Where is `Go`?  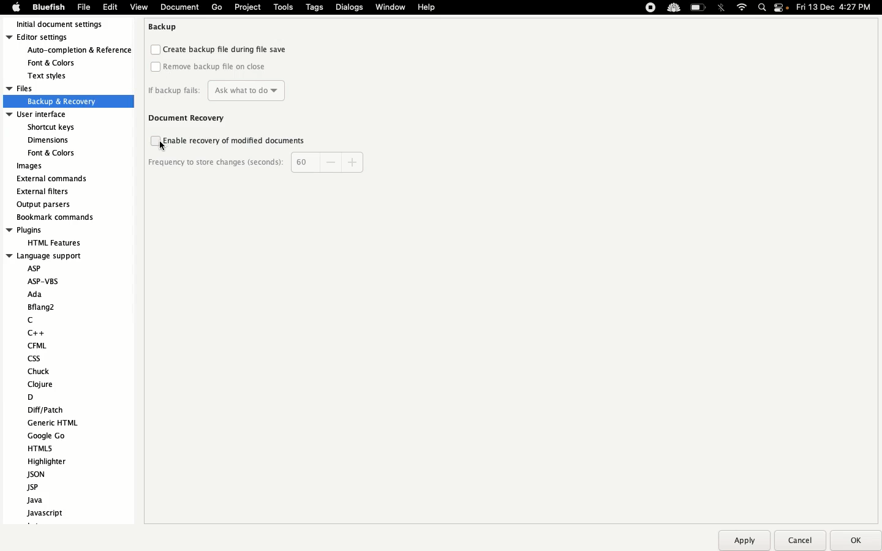 Go is located at coordinates (217, 7).